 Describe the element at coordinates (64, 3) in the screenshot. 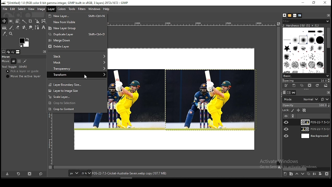

I see `icon and file name` at that location.